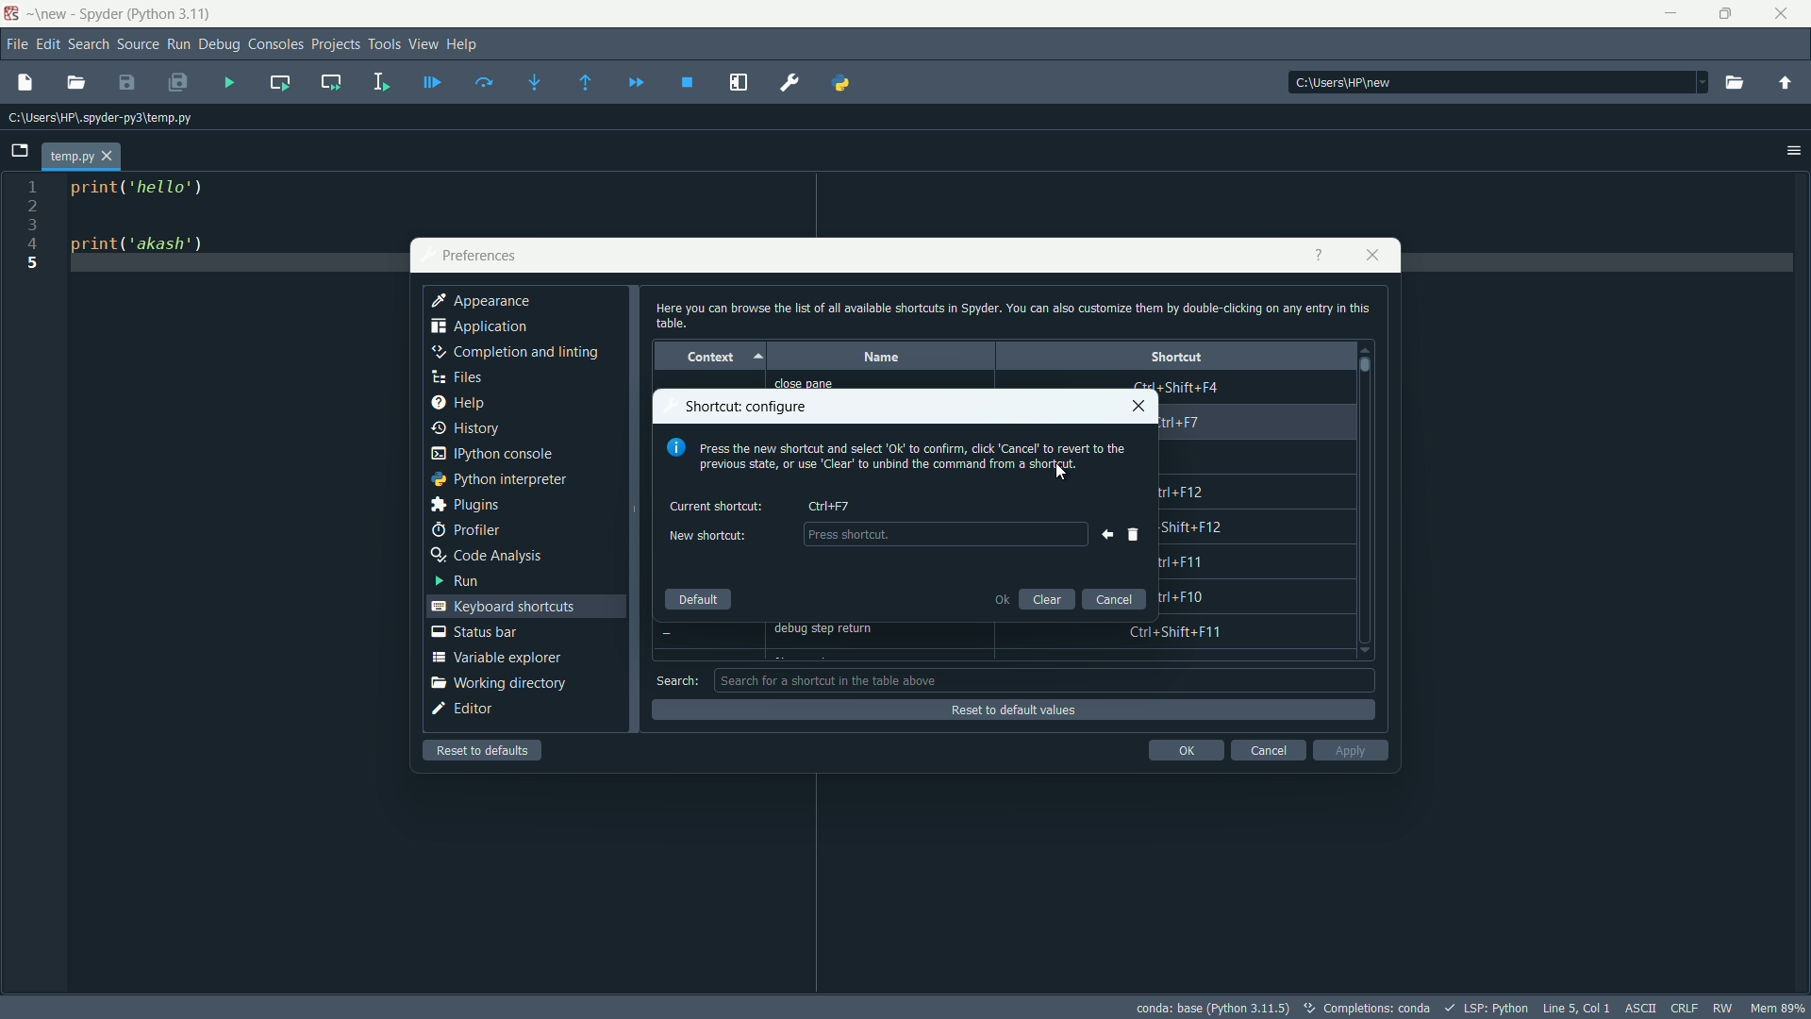  What do you see at coordinates (75, 83) in the screenshot?
I see `open file` at bounding box center [75, 83].